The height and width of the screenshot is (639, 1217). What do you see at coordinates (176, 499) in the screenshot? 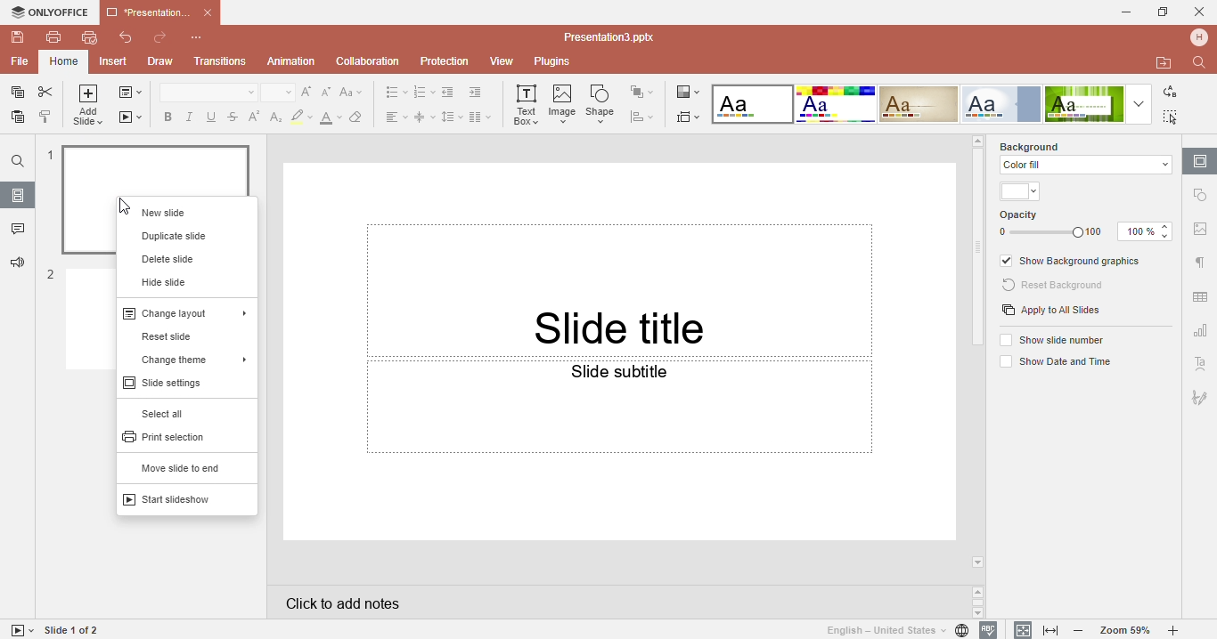
I see `Start slide show` at bounding box center [176, 499].